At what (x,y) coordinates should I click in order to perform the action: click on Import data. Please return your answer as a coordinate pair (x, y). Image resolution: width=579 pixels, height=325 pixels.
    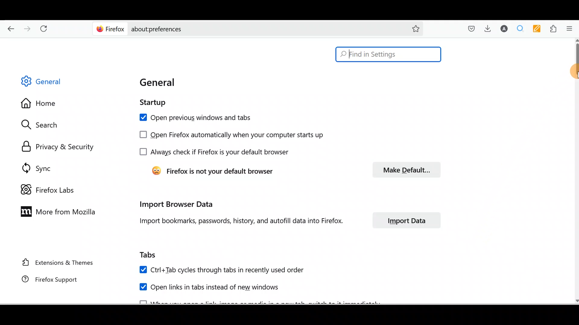
    Looking at the image, I should click on (402, 221).